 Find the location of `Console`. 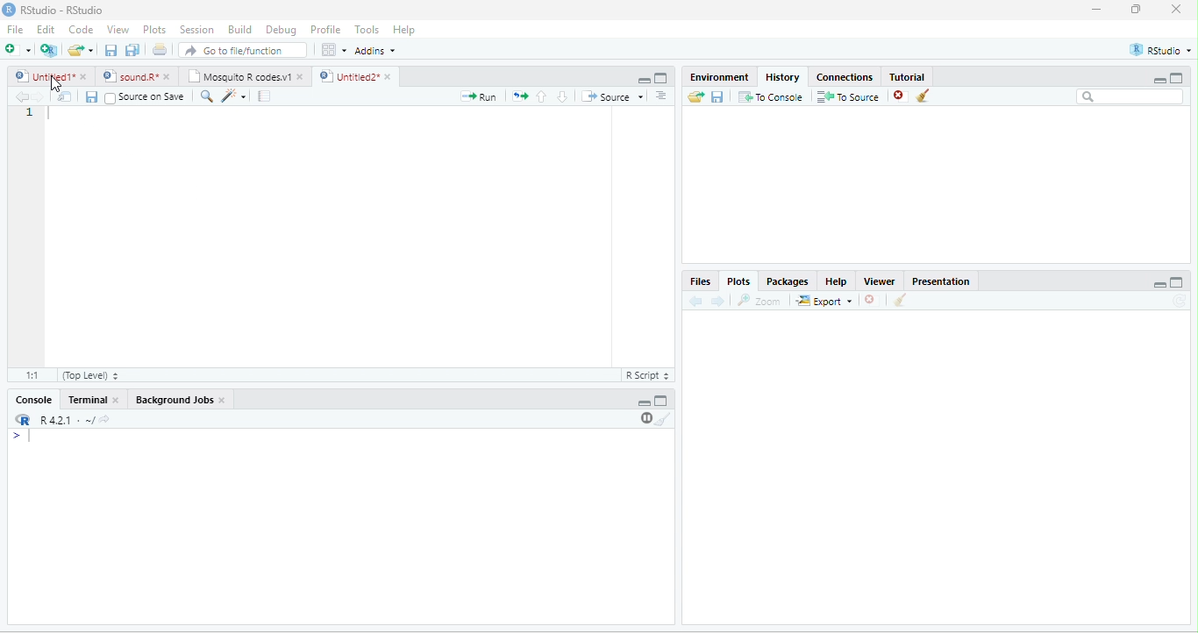

Console is located at coordinates (33, 399).